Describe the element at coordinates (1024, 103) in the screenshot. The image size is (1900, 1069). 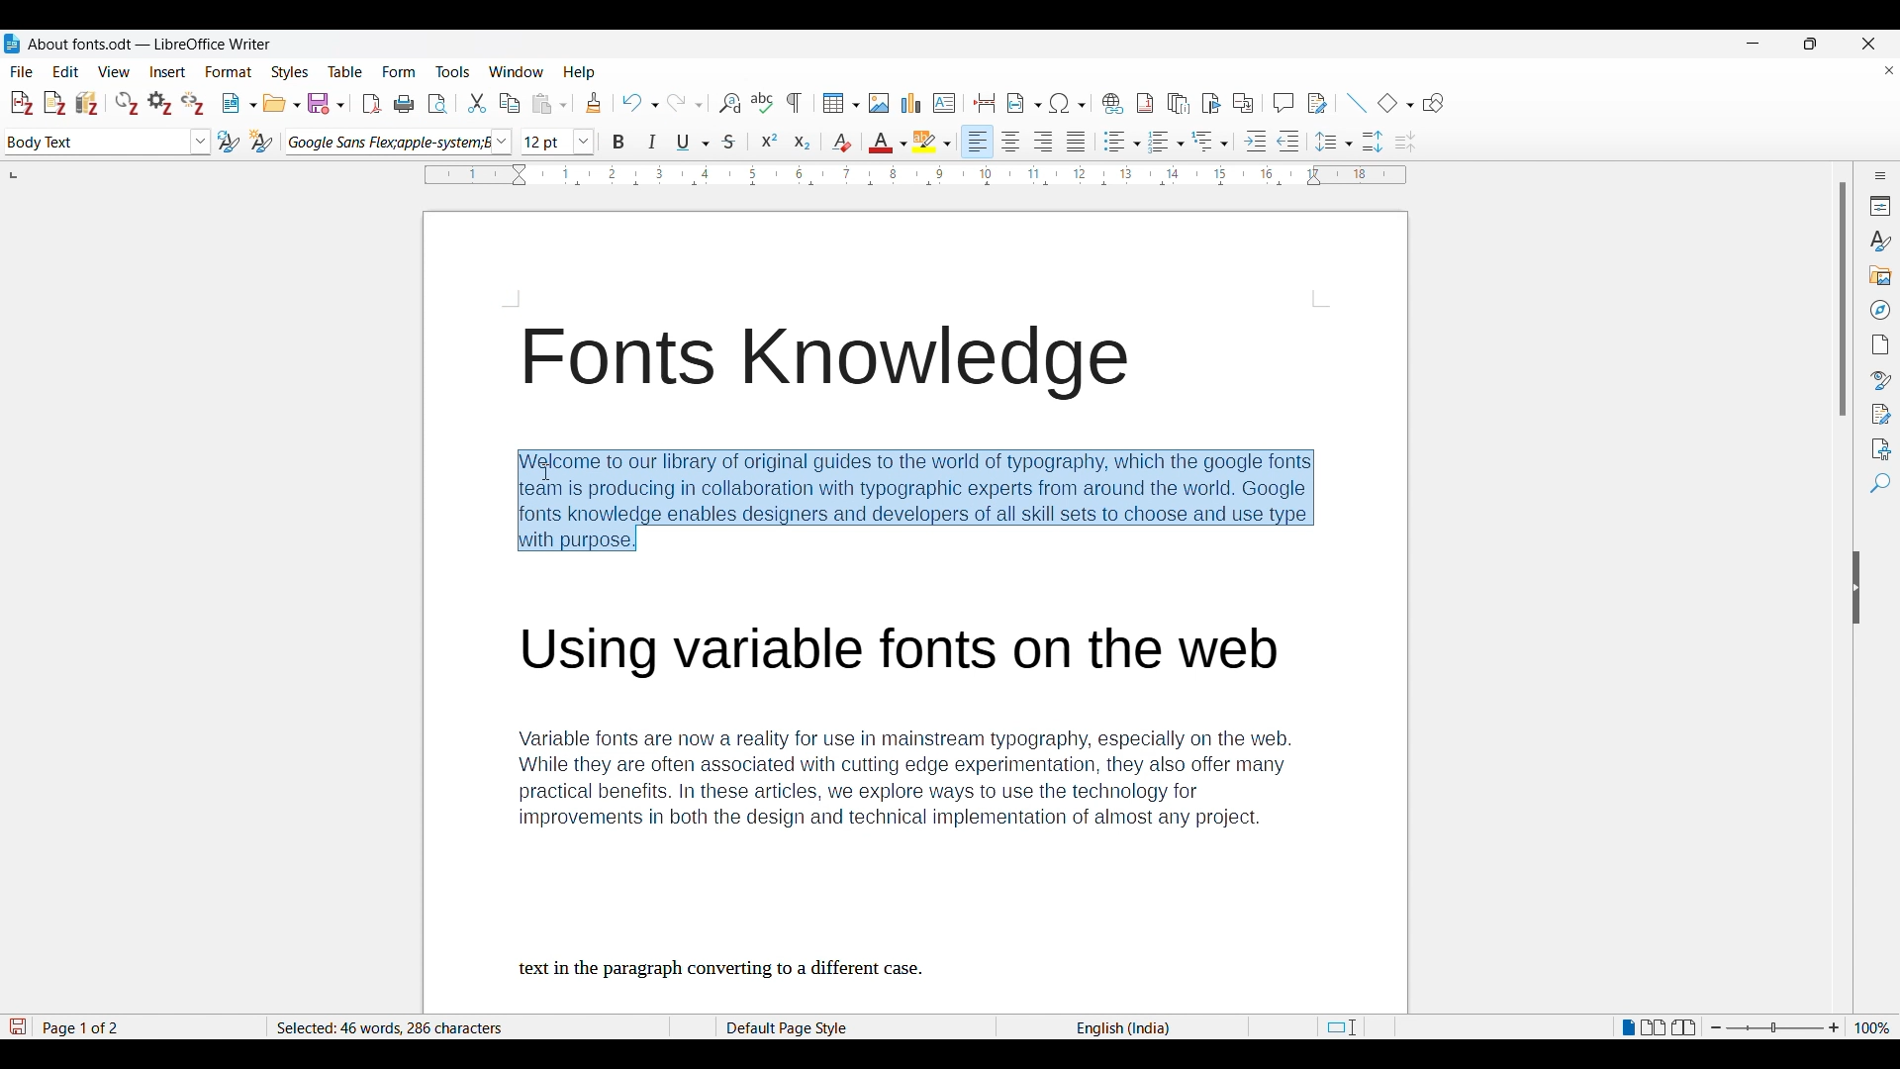
I see `Insert field` at that location.